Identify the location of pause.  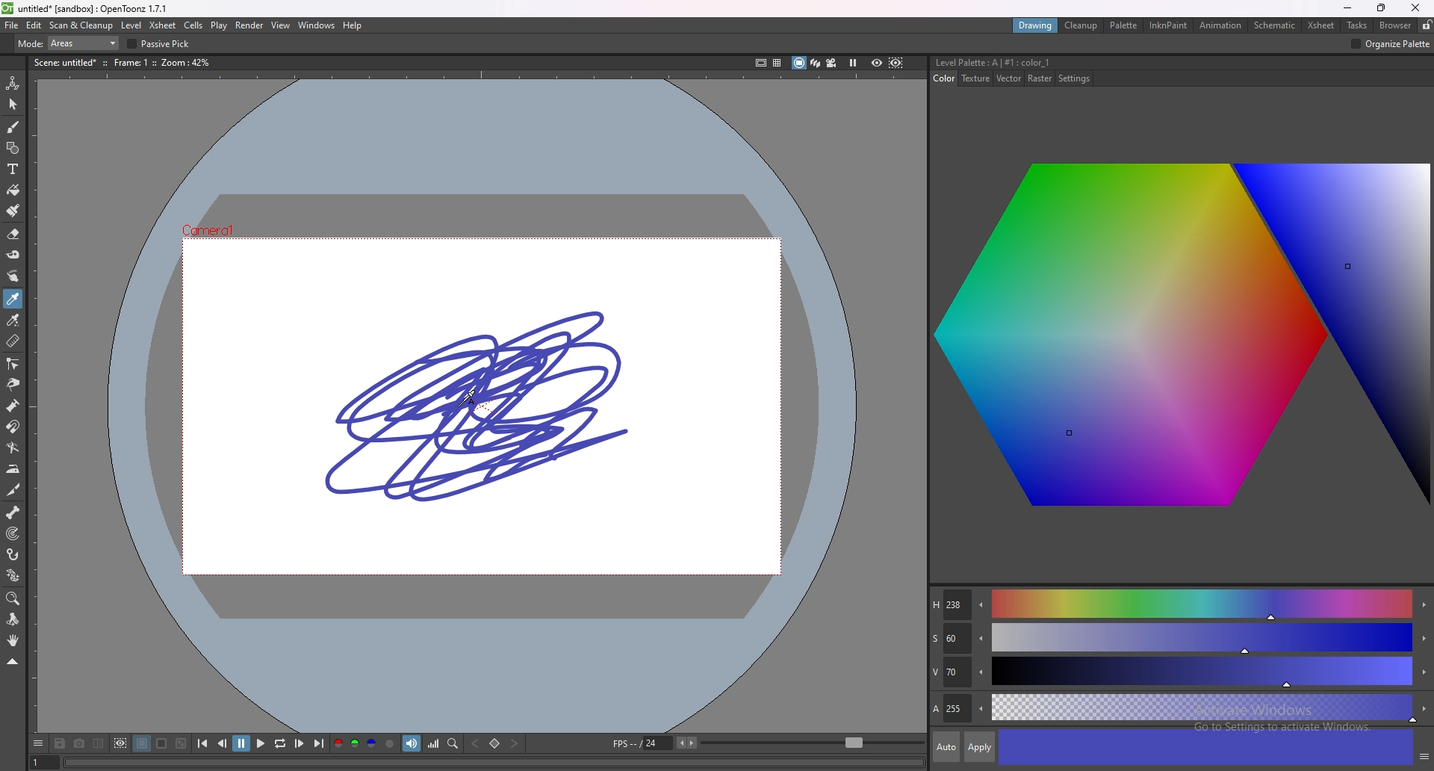
(241, 743).